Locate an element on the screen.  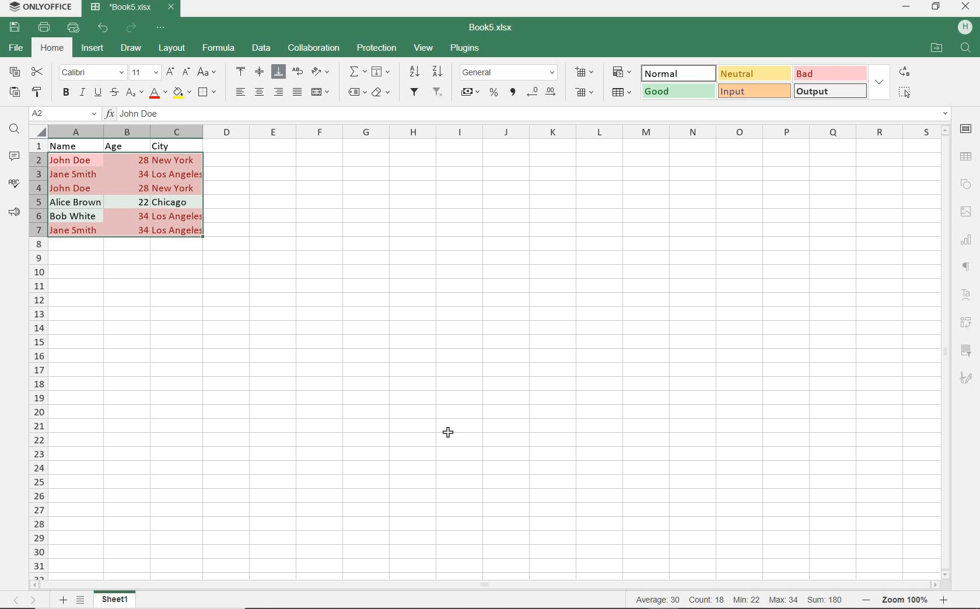
COMMA STYLE is located at coordinates (512, 92).